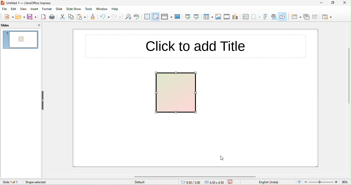 The width and height of the screenshot is (351, 185). What do you see at coordinates (235, 17) in the screenshot?
I see `chart` at bounding box center [235, 17].